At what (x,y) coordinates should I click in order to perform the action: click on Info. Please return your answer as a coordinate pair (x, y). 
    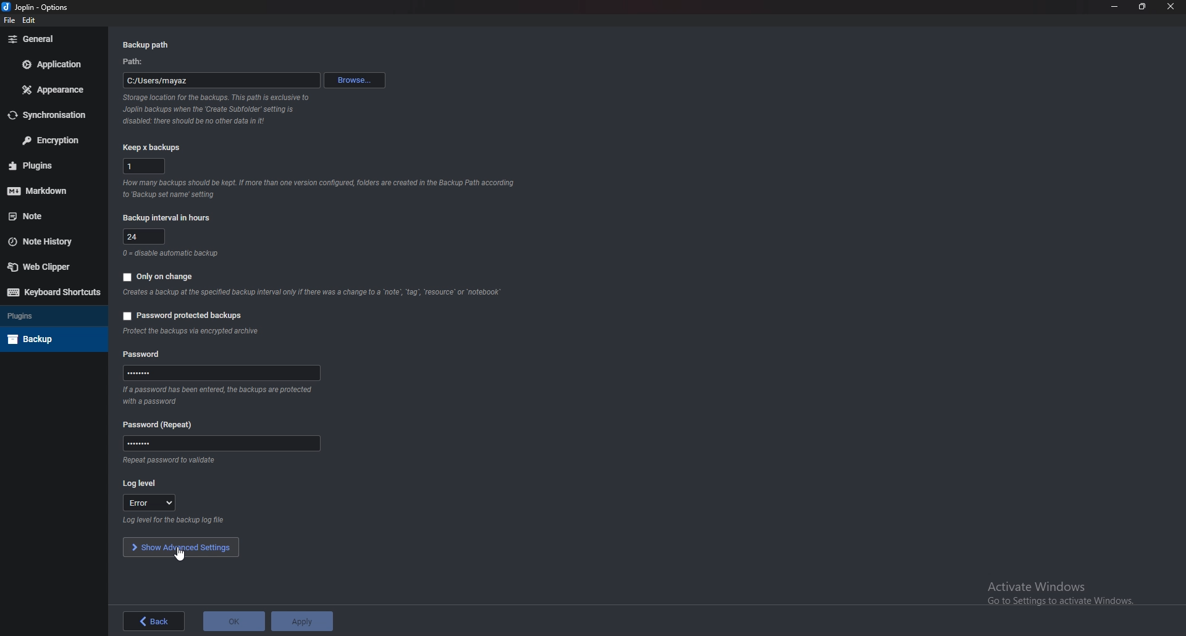
    Looking at the image, I should click on (192, 332).